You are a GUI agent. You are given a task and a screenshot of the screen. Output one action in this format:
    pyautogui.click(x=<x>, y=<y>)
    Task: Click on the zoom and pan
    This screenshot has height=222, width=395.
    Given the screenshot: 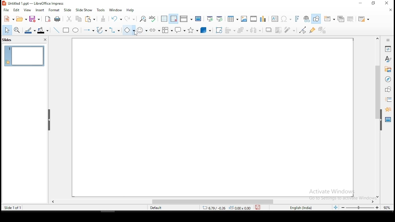 What is the action you would take?
    pyautogui.click(x=18, y=30)
    